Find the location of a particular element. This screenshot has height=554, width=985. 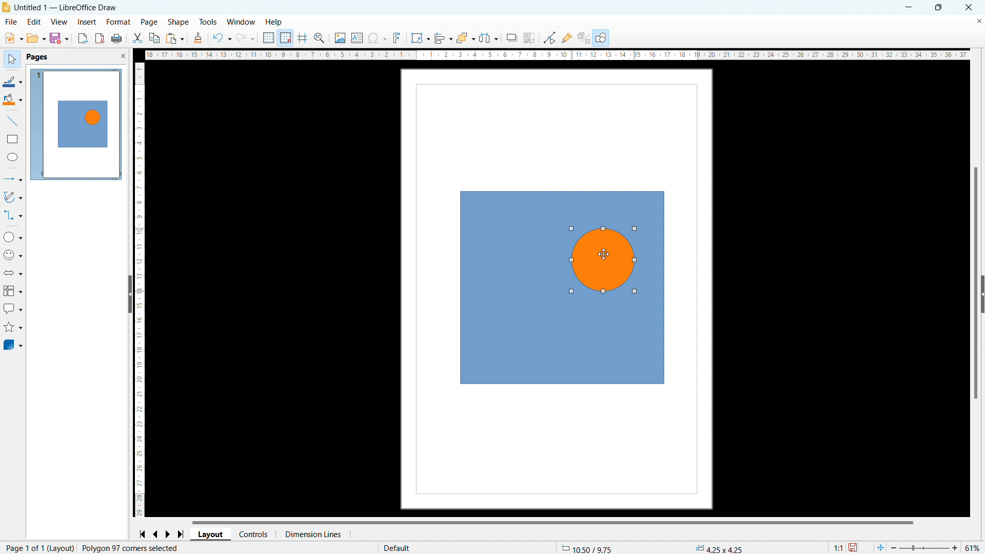

cut is located at coordinates (137, 38).